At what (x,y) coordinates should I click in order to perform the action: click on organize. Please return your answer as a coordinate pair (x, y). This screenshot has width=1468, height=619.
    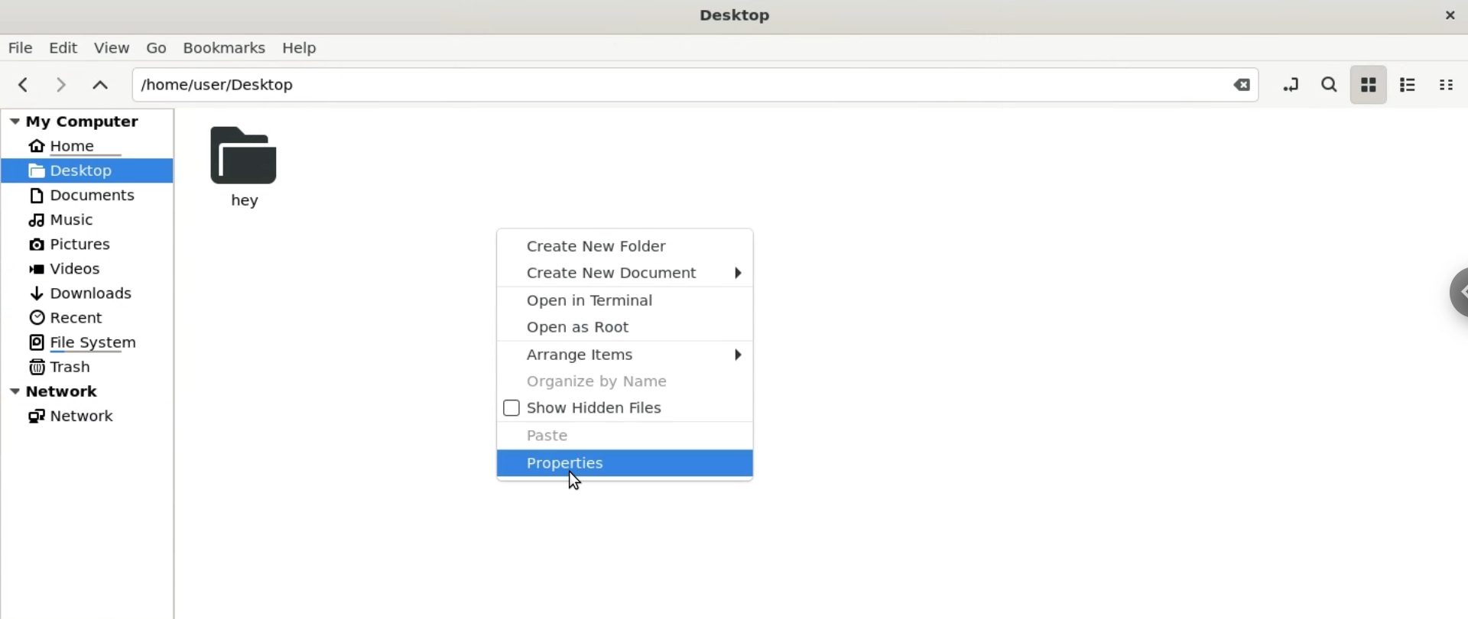
    Looking at the image, I should click on (625, 382).